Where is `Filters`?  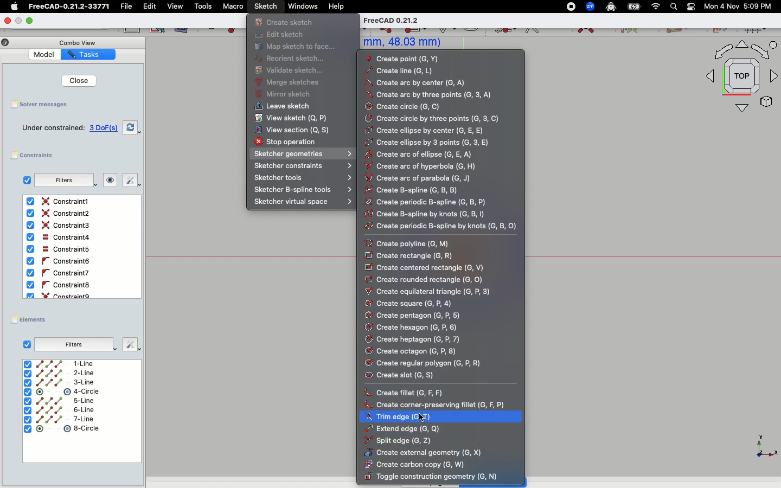 Filters is located at coordinates (64, 180).